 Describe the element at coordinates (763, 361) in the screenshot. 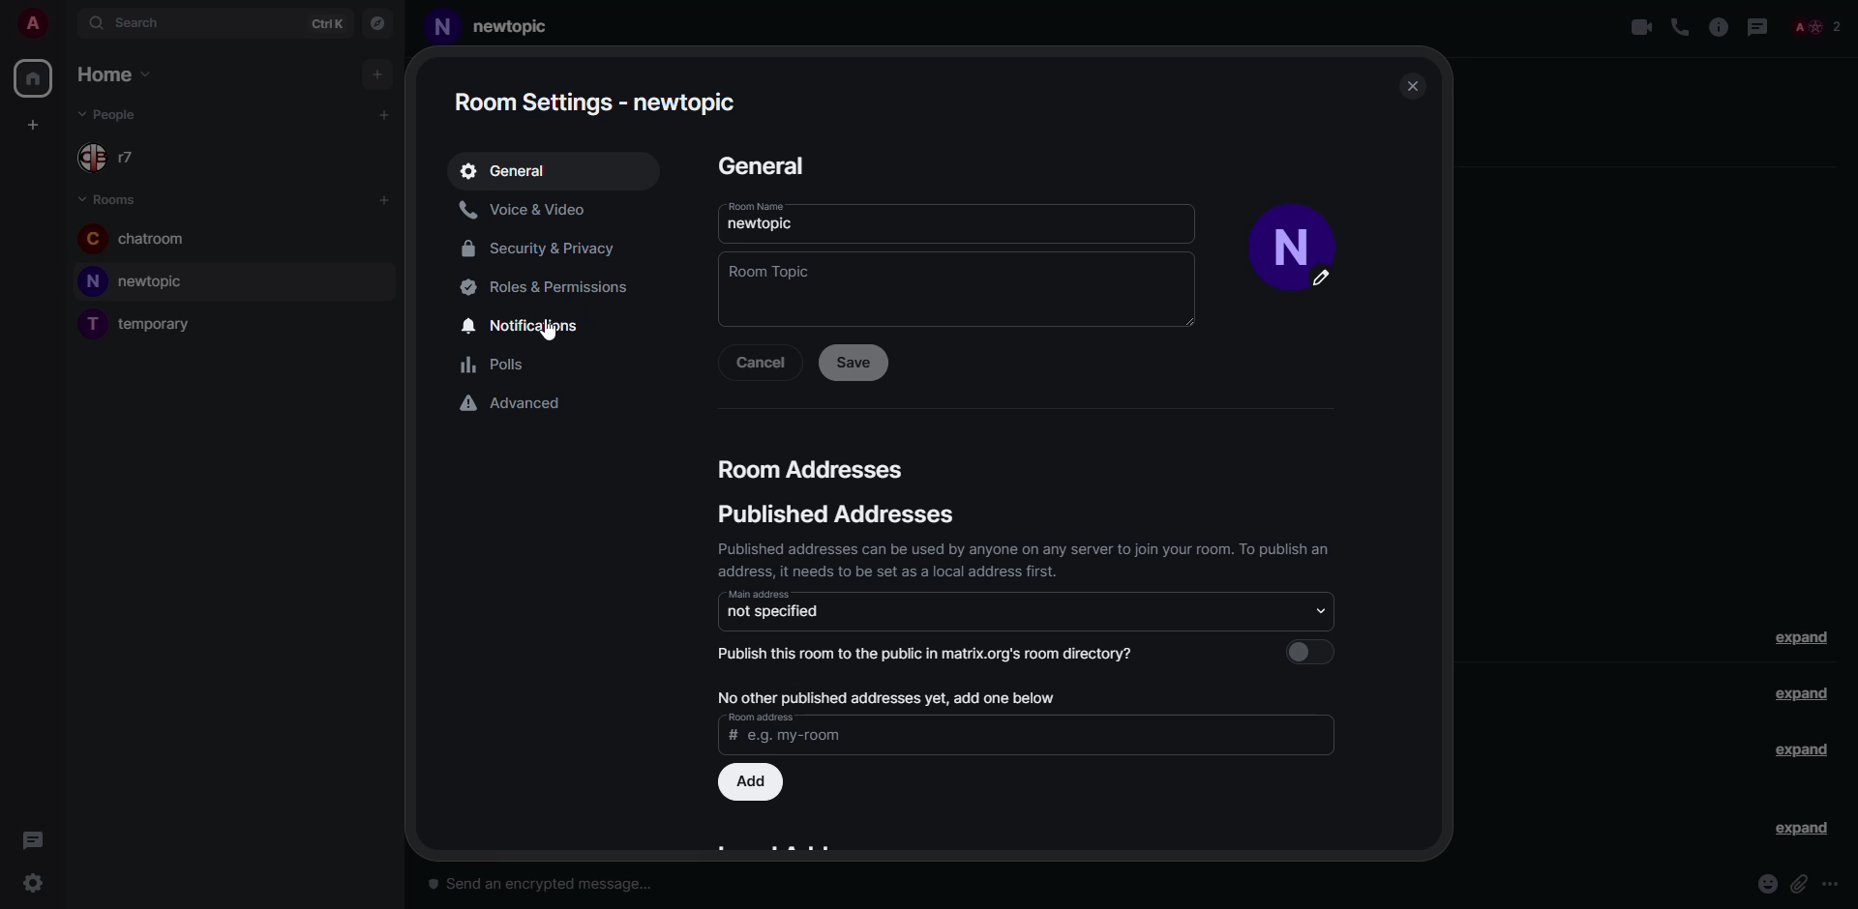

I see `cancel` at that location.